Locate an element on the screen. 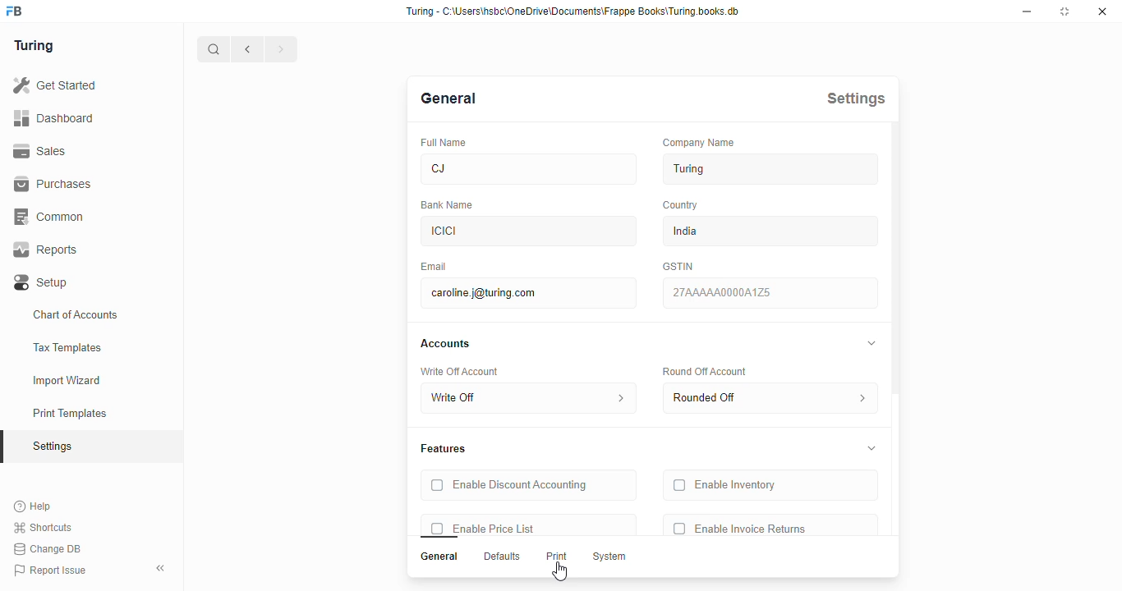  CJ is located at coordinates (527, 167).